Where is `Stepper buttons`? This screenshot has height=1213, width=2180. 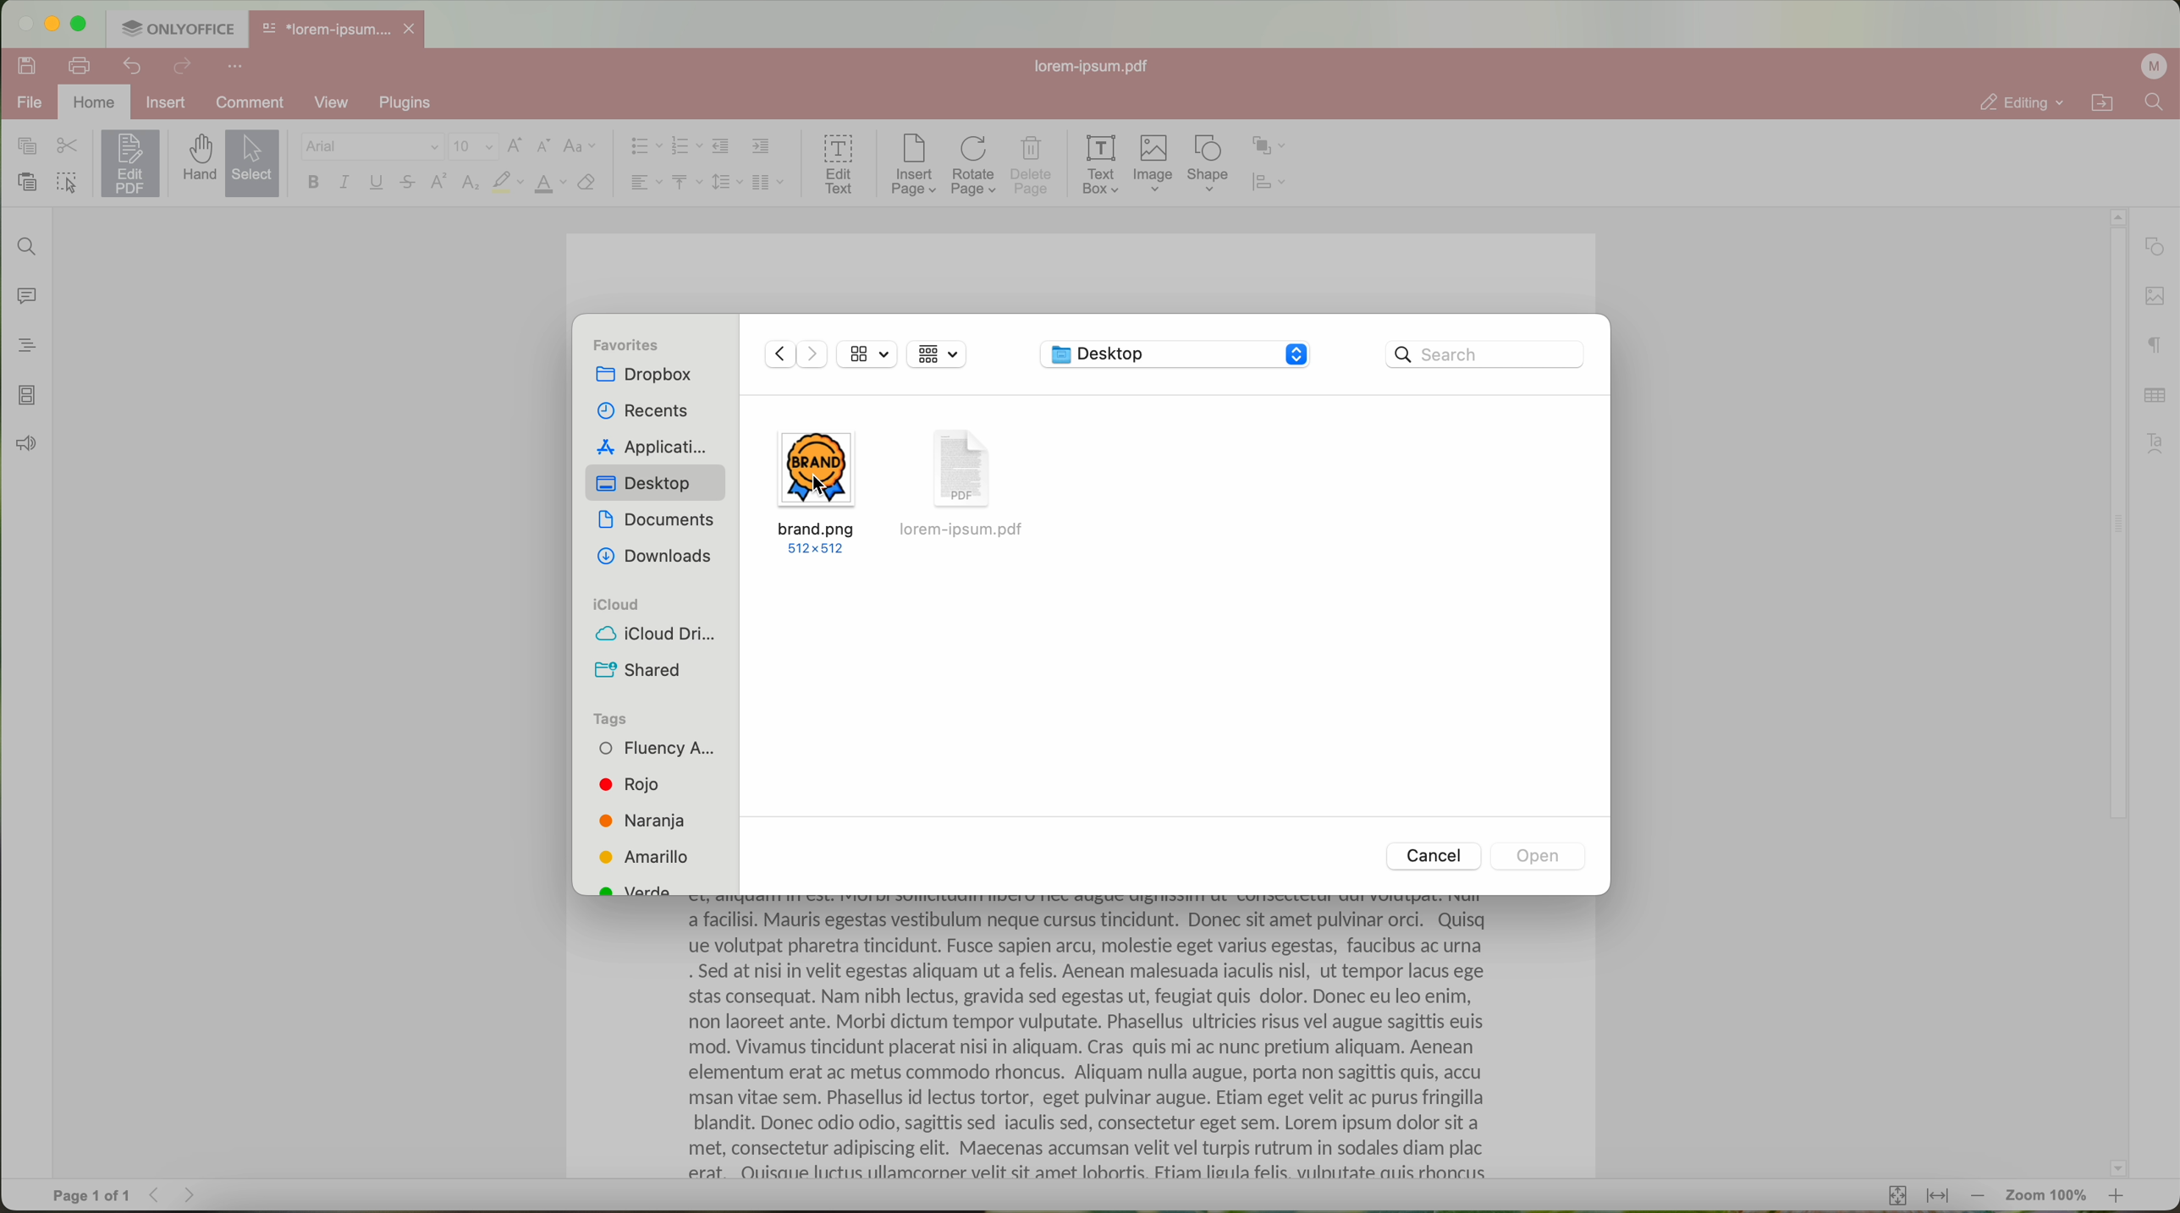 Stepper buttons is located at coordinates (1298, 354).